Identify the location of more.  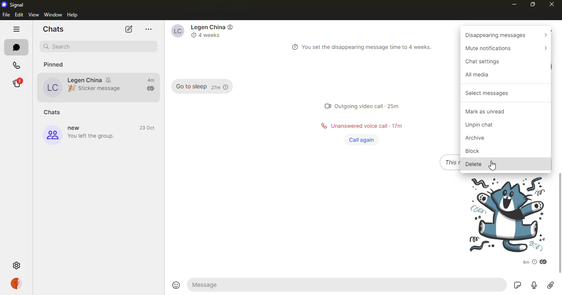
(149, 30).